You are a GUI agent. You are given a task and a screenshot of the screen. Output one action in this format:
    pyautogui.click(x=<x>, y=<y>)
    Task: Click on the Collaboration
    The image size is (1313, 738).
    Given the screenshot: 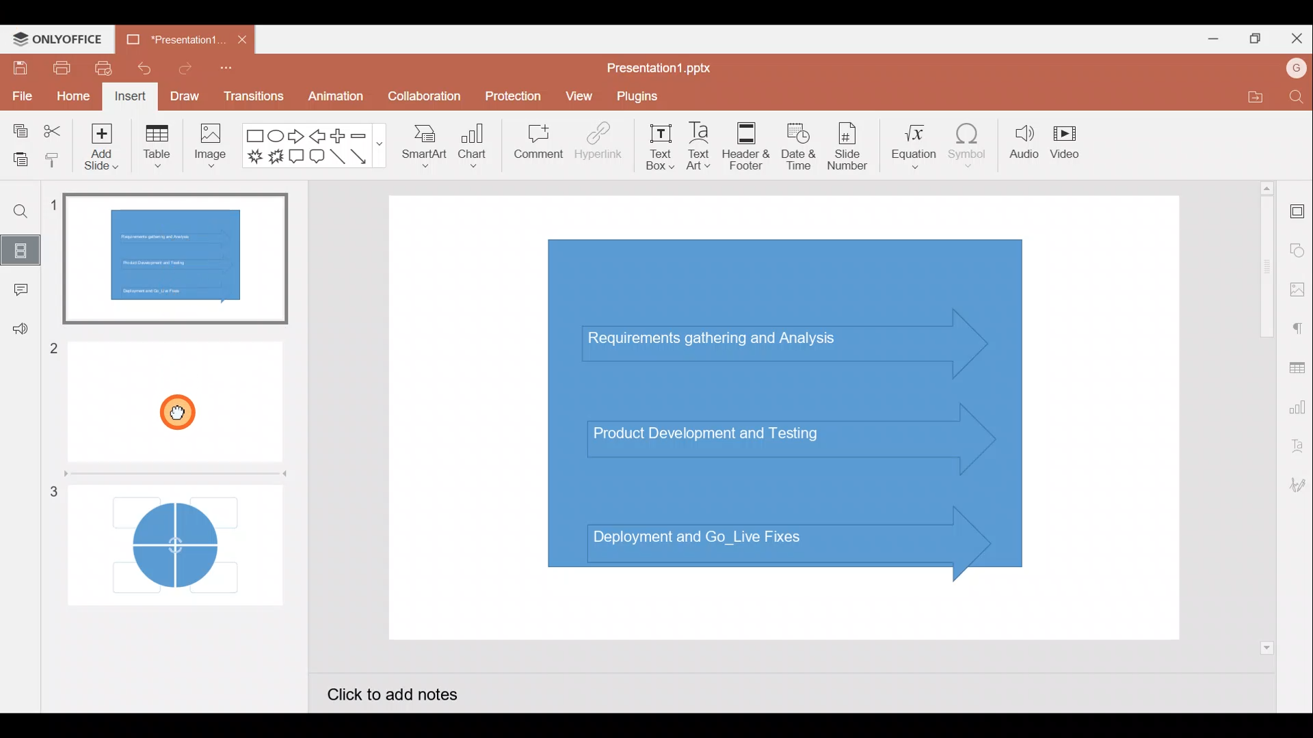 What is the action you would take?
    pyautogui.click(x=423, y=96)
    